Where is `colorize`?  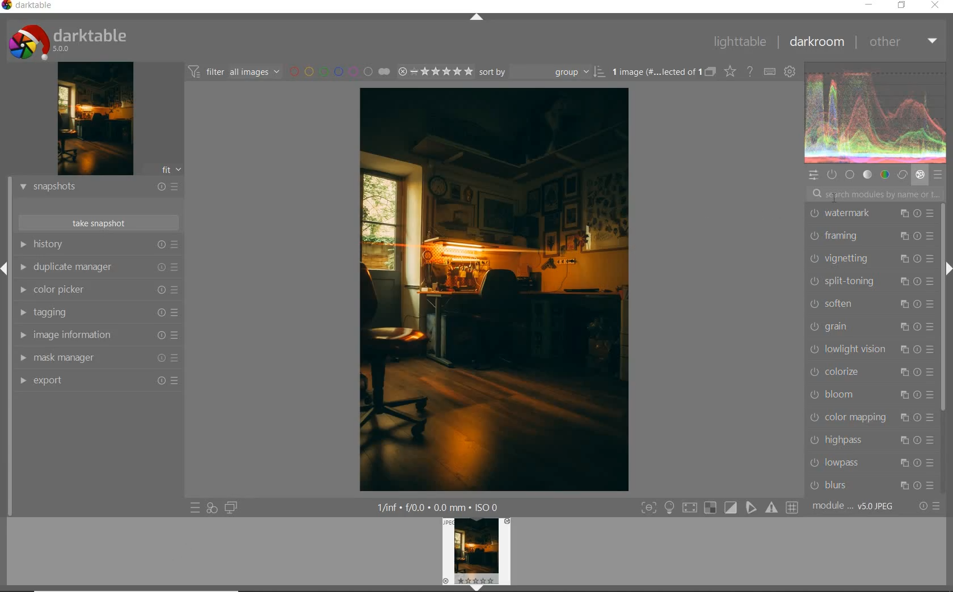 colorize is located at coordinates (870, 371).